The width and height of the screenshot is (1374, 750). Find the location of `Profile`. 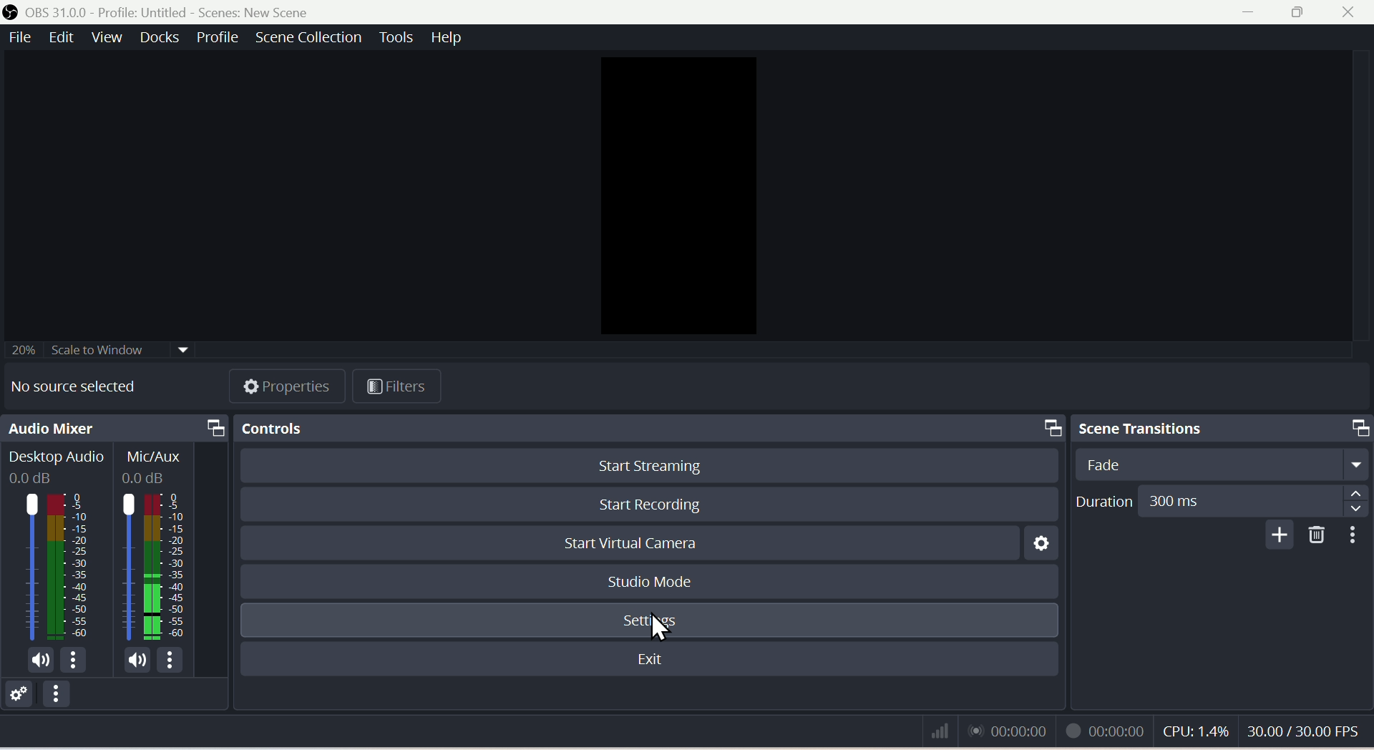

Profile is located at coordinates (222, 37).